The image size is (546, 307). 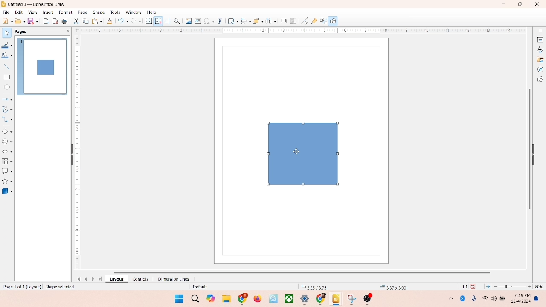 I want to click on styles, so click(x=540, y=49).